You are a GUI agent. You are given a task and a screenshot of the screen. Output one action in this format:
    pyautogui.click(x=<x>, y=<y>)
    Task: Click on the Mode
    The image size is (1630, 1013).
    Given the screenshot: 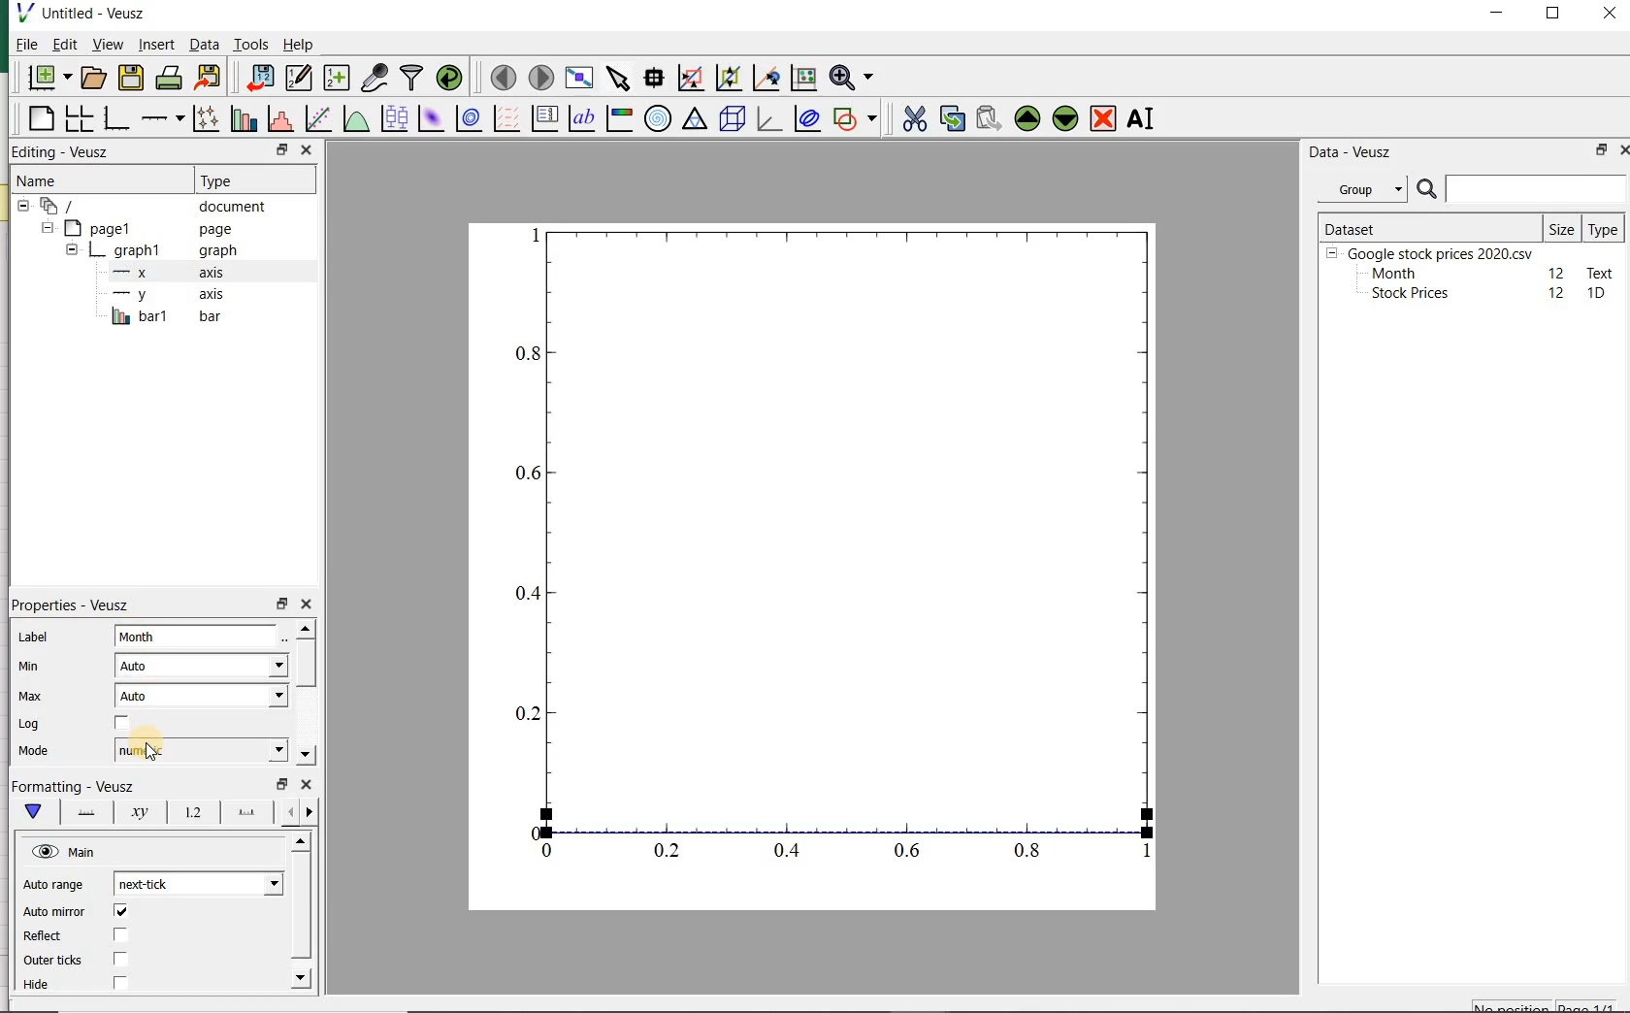 What is the action you would take?
    pyautogui.click(x=30, y=751)
    